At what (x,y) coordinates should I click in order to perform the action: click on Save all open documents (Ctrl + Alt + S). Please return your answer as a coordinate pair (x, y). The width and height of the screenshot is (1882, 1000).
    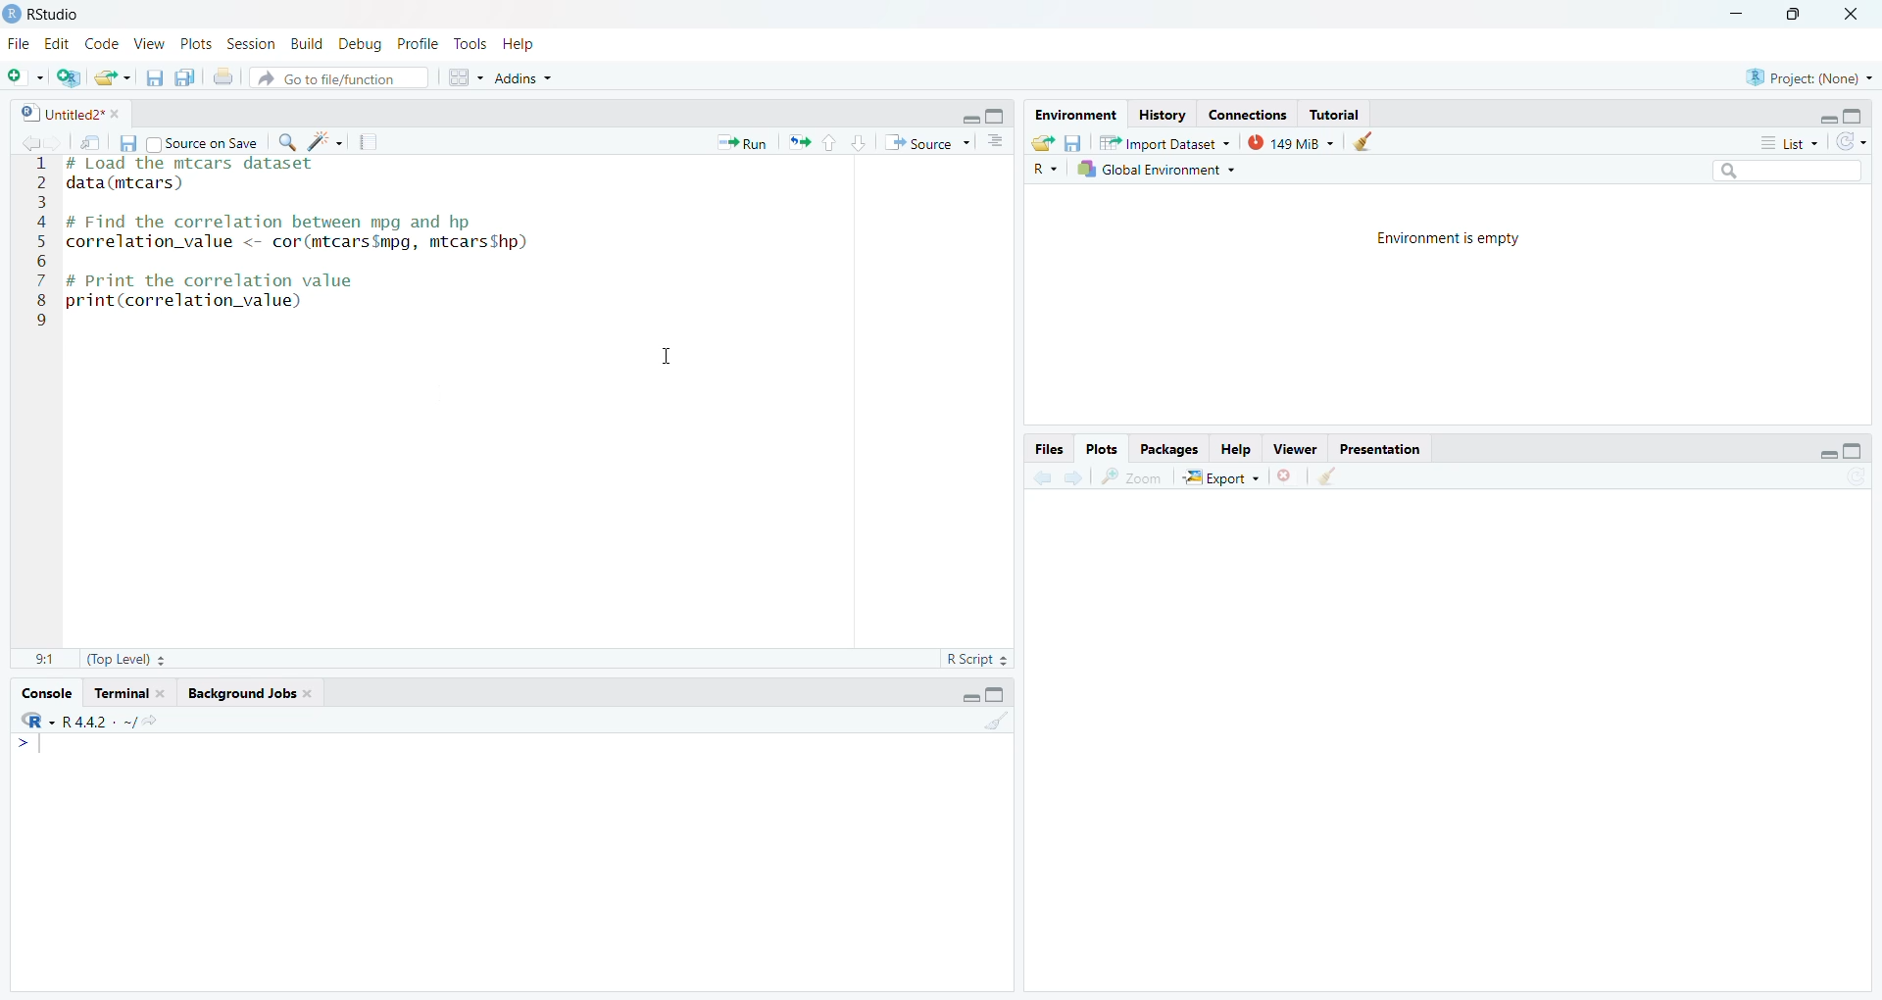
    Looking at the image, I should click on (183, 78).